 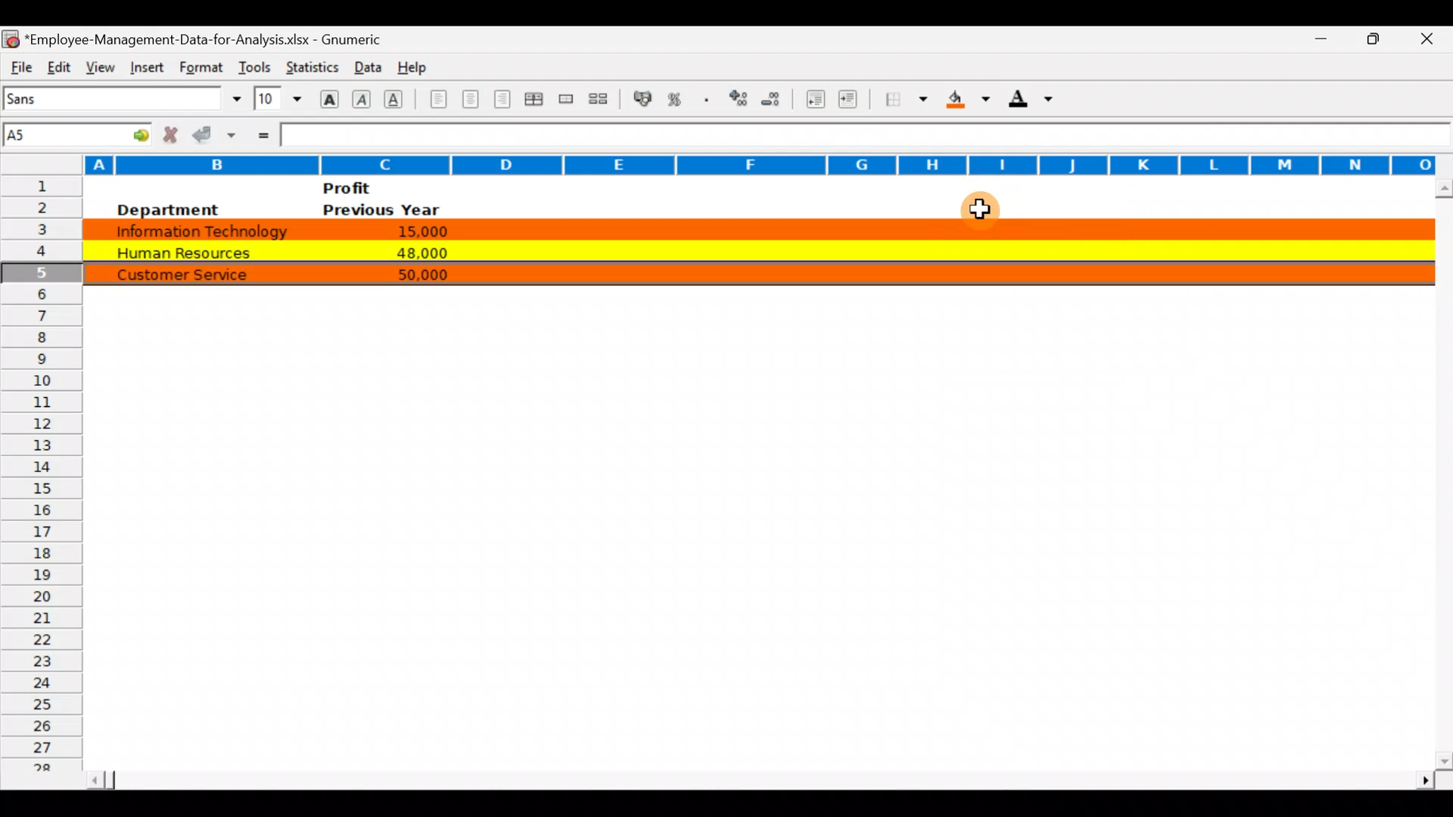 I want to click on Include a thousands operator, so click(x=709, y=101).